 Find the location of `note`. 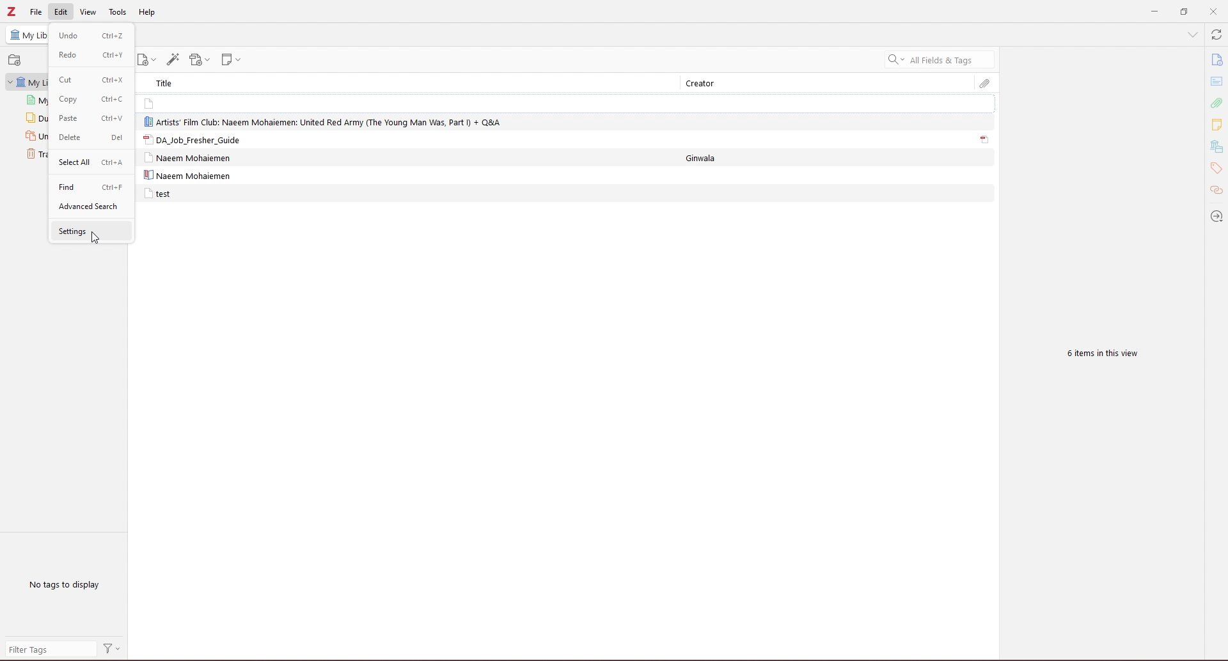

note is located at coordinates (185, 103).